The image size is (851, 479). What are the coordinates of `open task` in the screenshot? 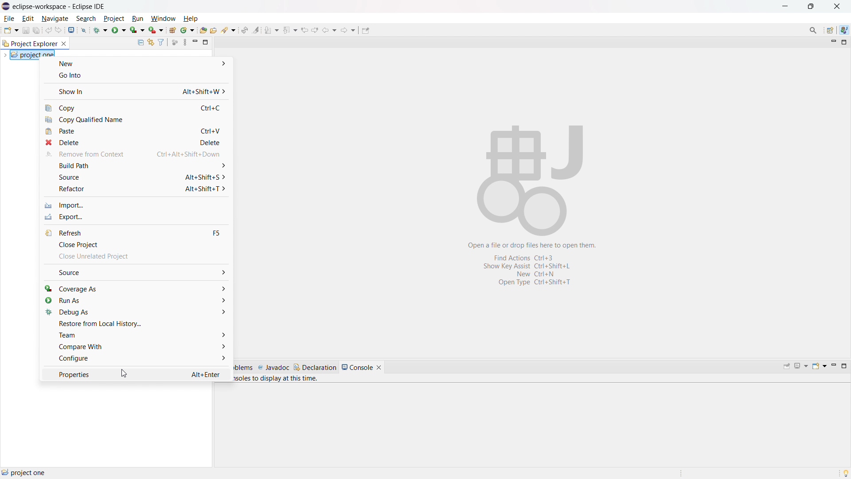 It's located at (214, 30).